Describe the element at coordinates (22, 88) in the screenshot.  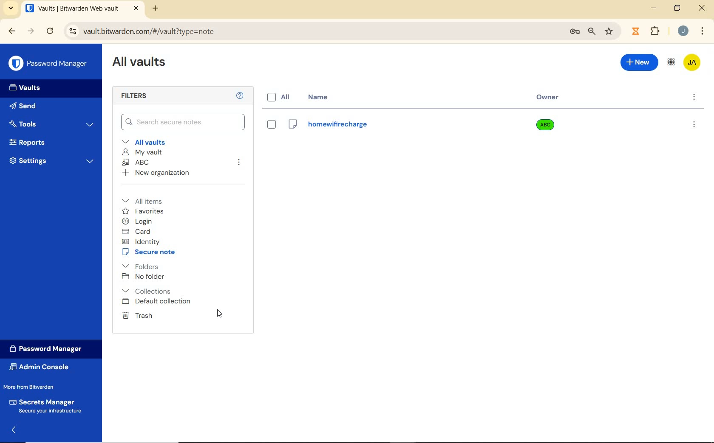
I see `Vaults` at that location.